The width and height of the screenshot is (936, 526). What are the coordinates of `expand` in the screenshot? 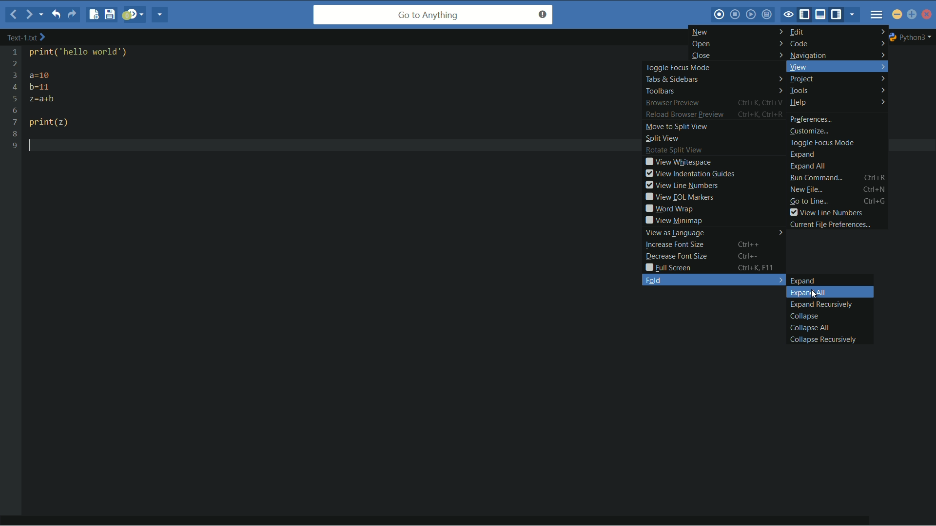 It's located at (802, 154).